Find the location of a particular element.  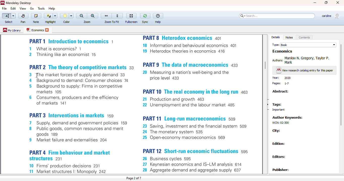

page 2 of 7 is located at coordinates (134, 178).